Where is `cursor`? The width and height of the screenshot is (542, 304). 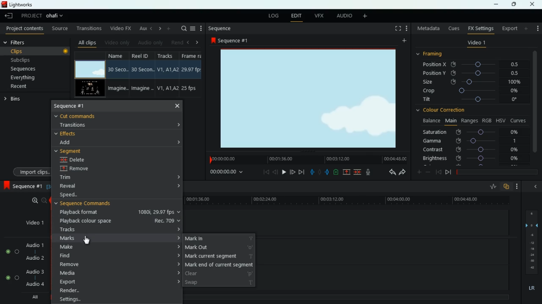 cursor is located at coordinates (86, 241).